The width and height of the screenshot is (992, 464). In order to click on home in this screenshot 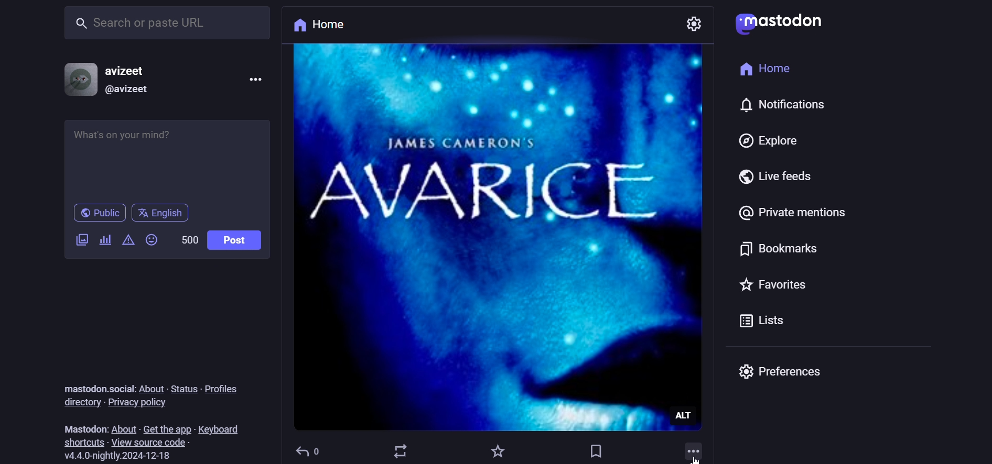, I will do `click(325, 26)`.